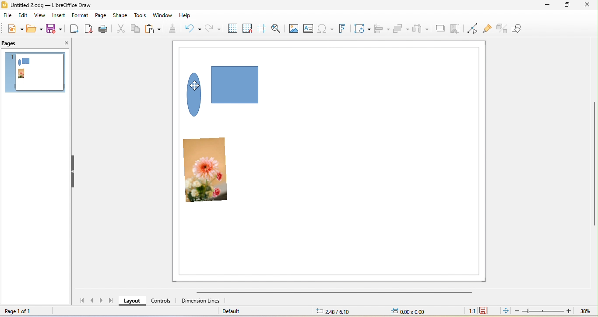 This screenshot has height=317, width=598. What do you see at coordinates (175, 28) in the screenshot?
I see `clone formatting` at bounding box center [175, 28].